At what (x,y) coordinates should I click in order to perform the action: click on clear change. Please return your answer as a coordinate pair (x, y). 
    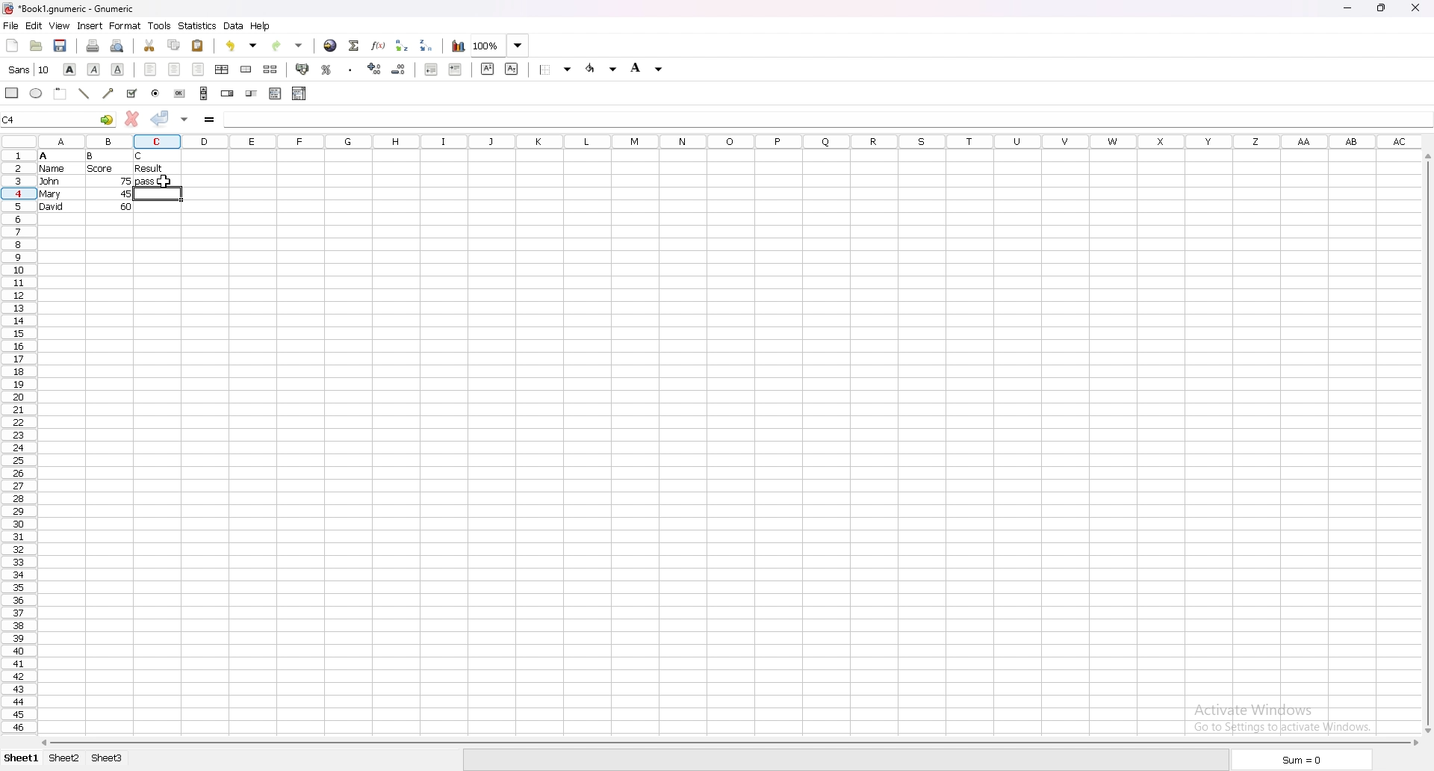
    Looking at the image, I should click on (131, 119).